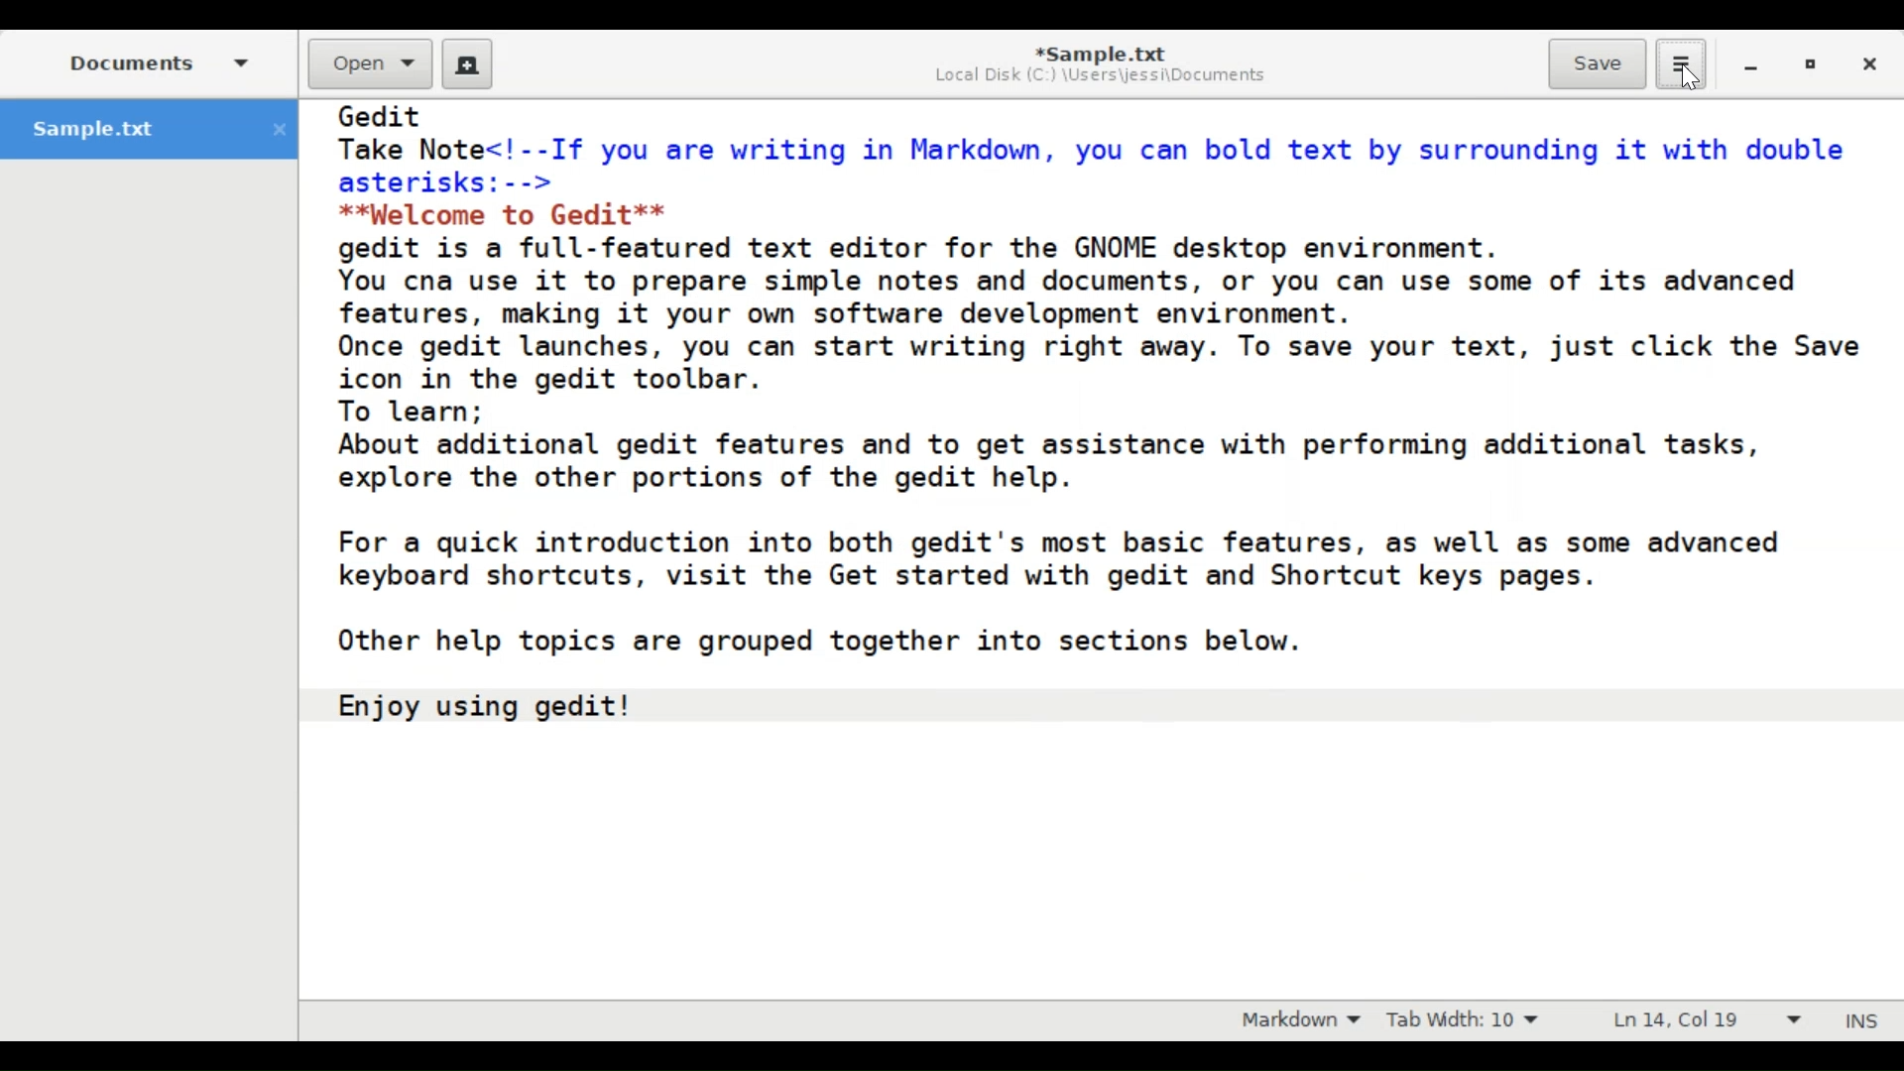 This screenshot has height=1071, width=1904. I want to click on *Sample.txt, so click(1100, 53).